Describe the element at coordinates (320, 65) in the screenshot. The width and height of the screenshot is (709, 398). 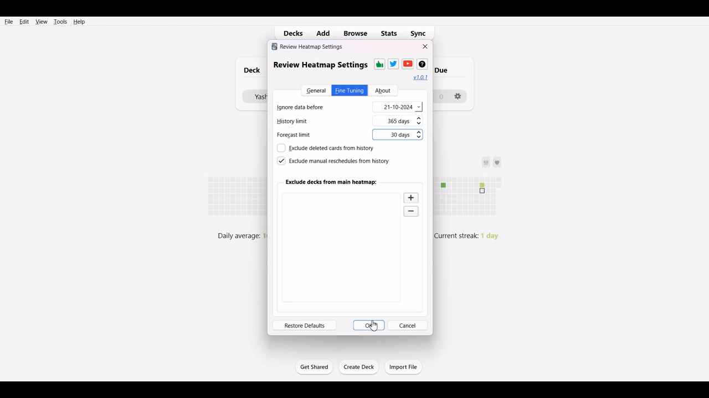
I see `review heatmap settings` at that location.